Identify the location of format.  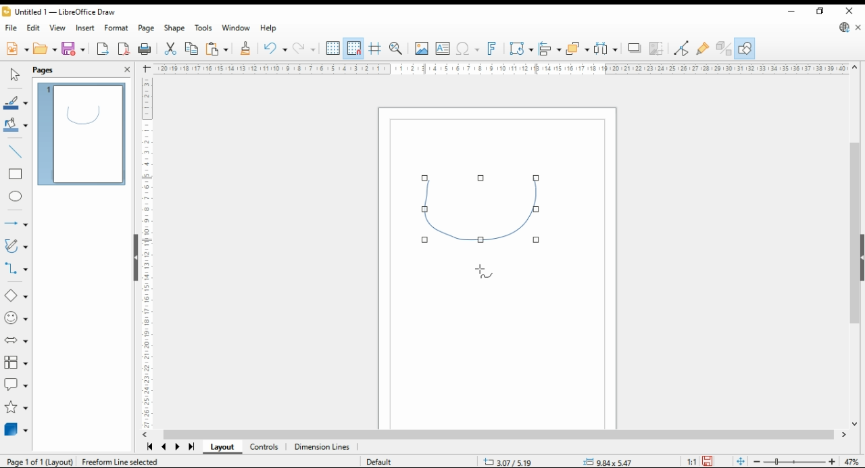
(116, 28).